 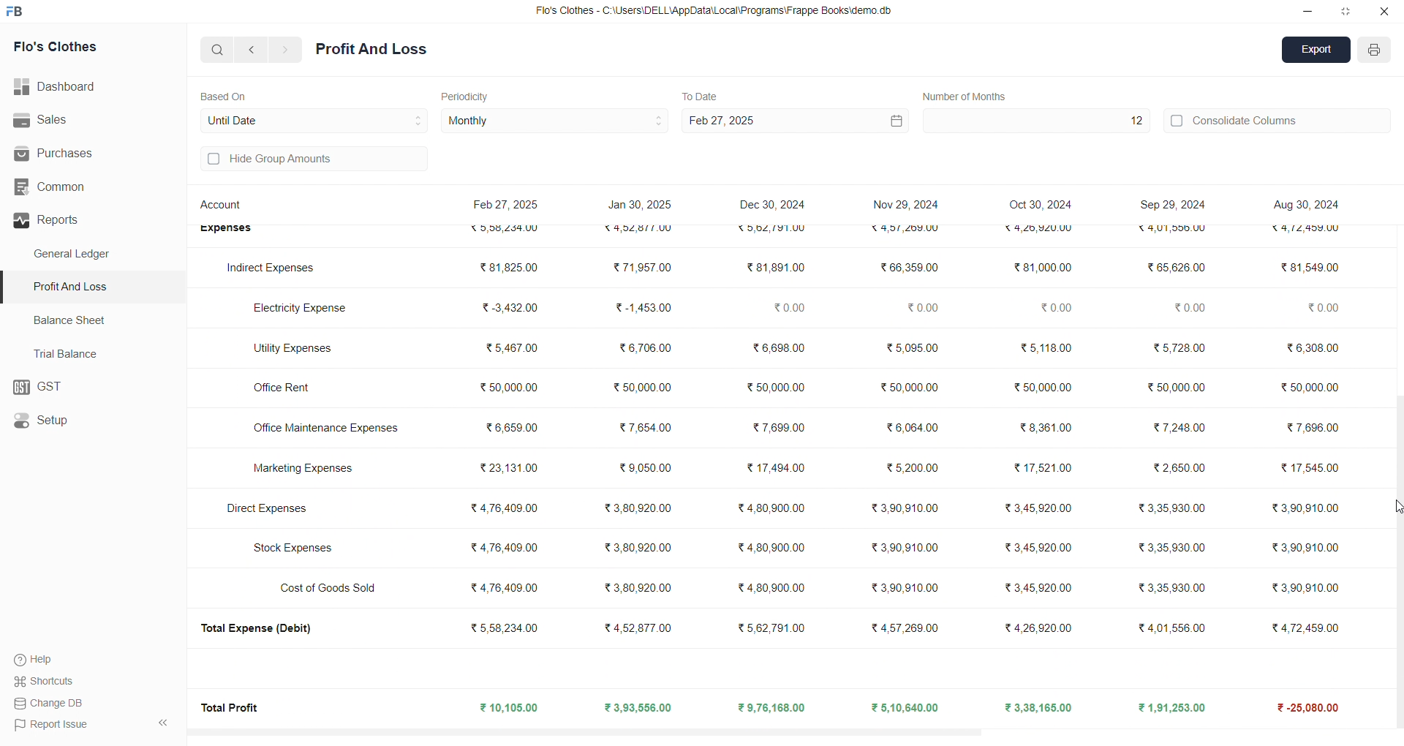 What do you see at coordinates (91, 388) in the screenshot?
I see `GST` at bounding box center [91, 388].